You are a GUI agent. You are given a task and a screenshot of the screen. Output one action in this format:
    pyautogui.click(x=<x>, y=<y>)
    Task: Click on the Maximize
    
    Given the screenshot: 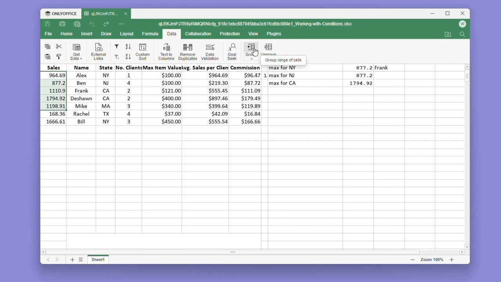 What is the action you would take?
    pyautogui.click(x=449, y=14)
    